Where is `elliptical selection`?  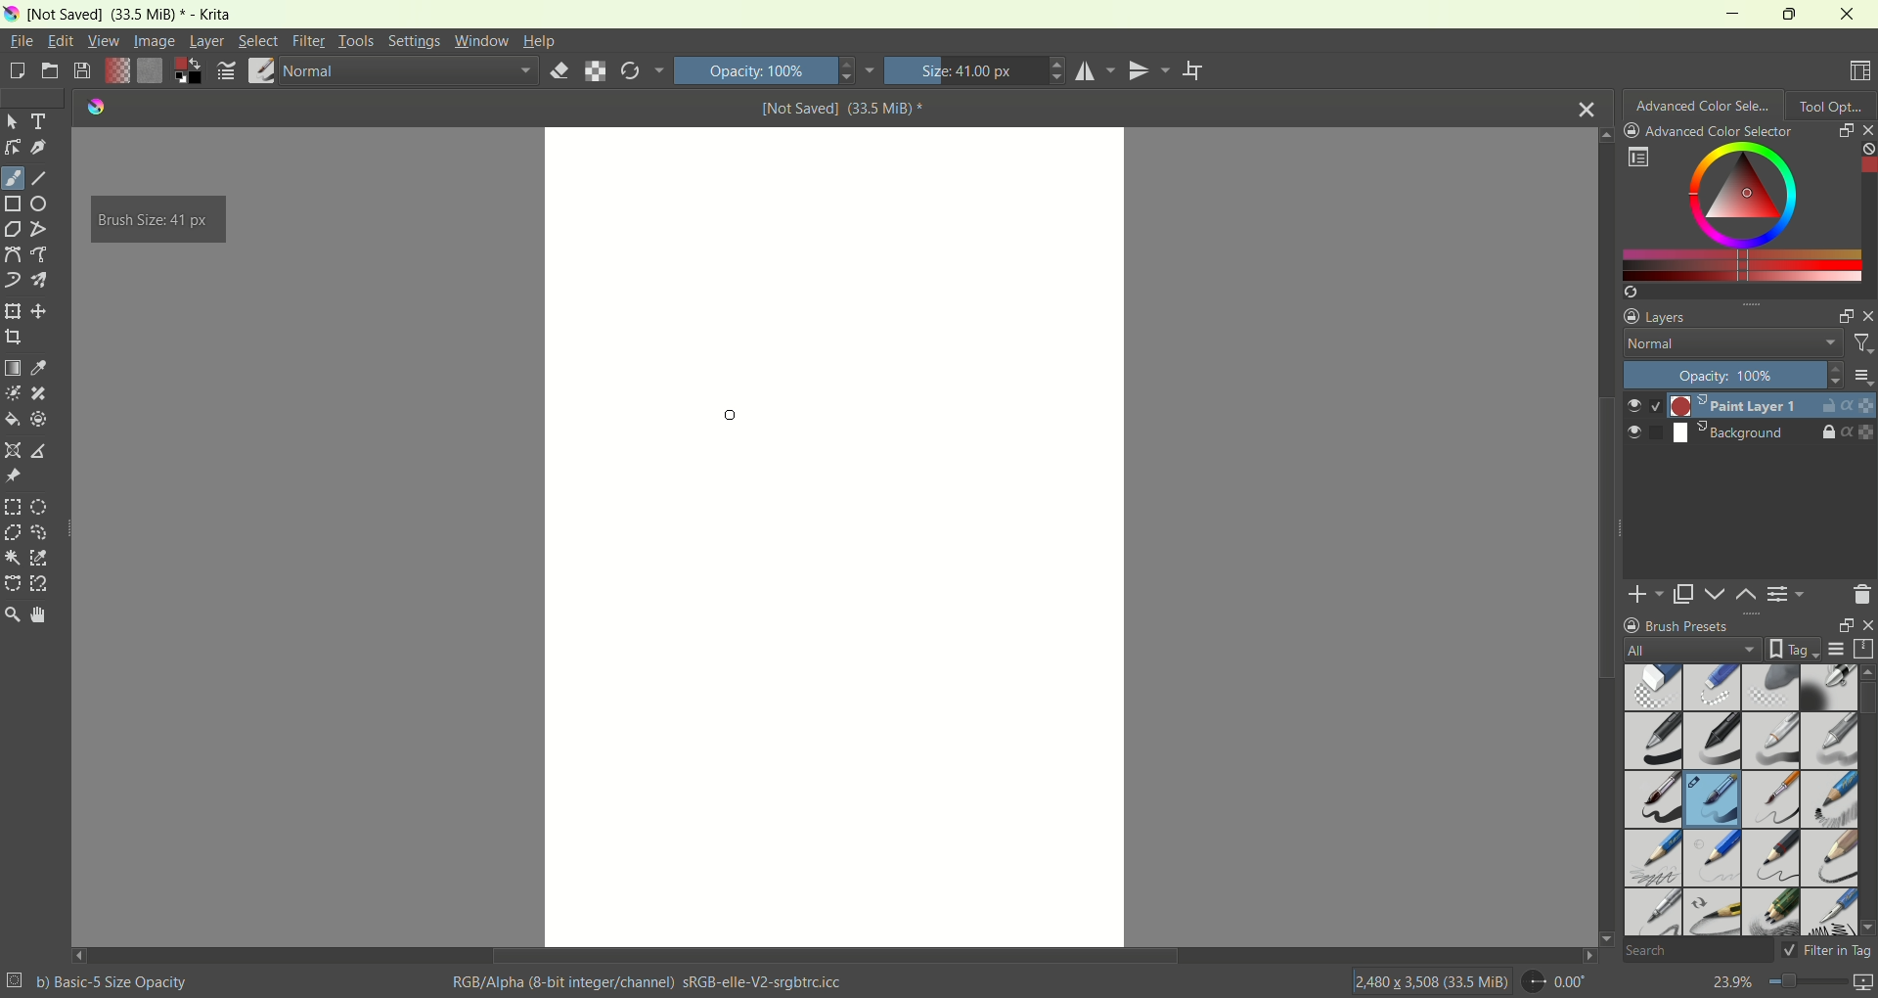 elliptical selection is located at coordinates (39, 509).